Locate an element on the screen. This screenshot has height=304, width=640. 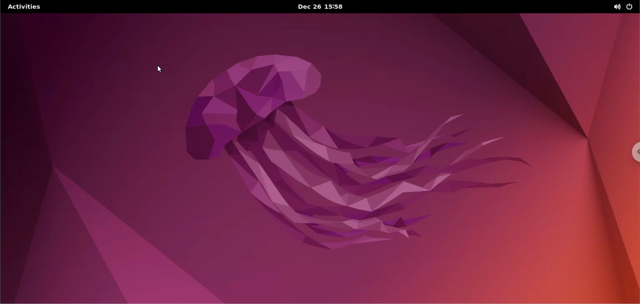
power options is located at coordinates (630, 7).